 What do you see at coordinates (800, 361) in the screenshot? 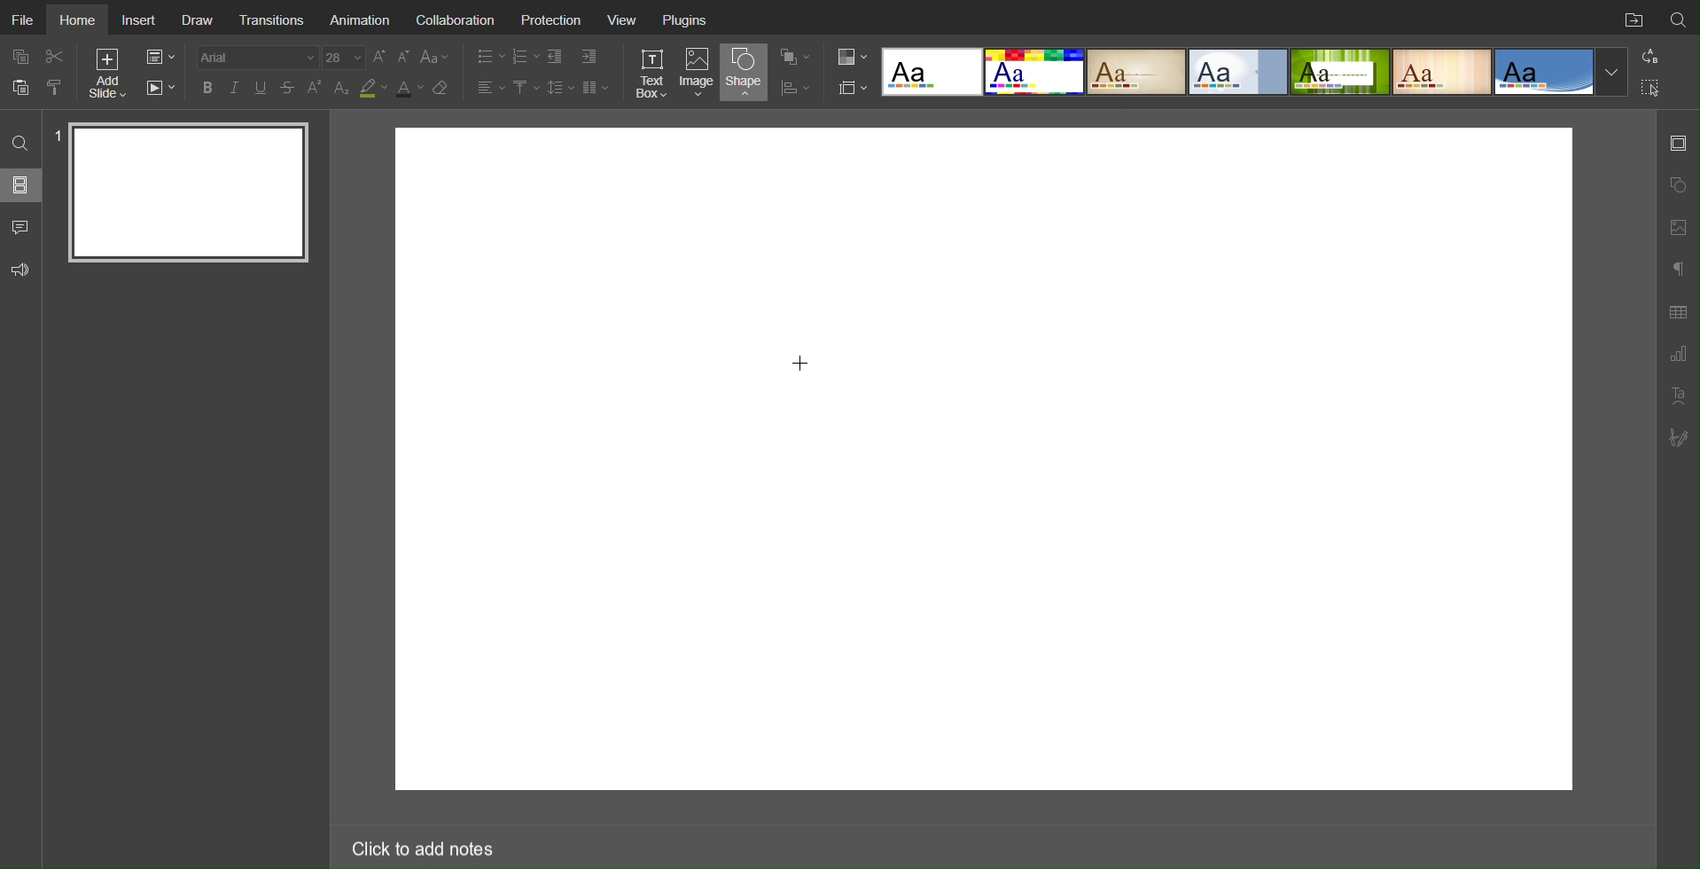
I see `Cursor` at bounding box center [800, 361].